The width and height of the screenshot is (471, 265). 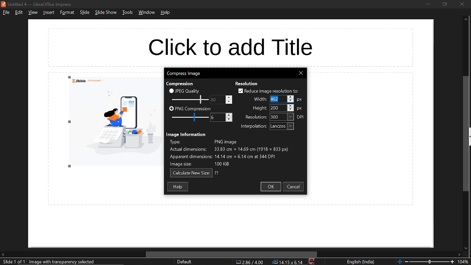 What do you see at coordinates (190, 100) in the screenshot?
I see `Change JPEG quality ` at bounding box center [190, 100].